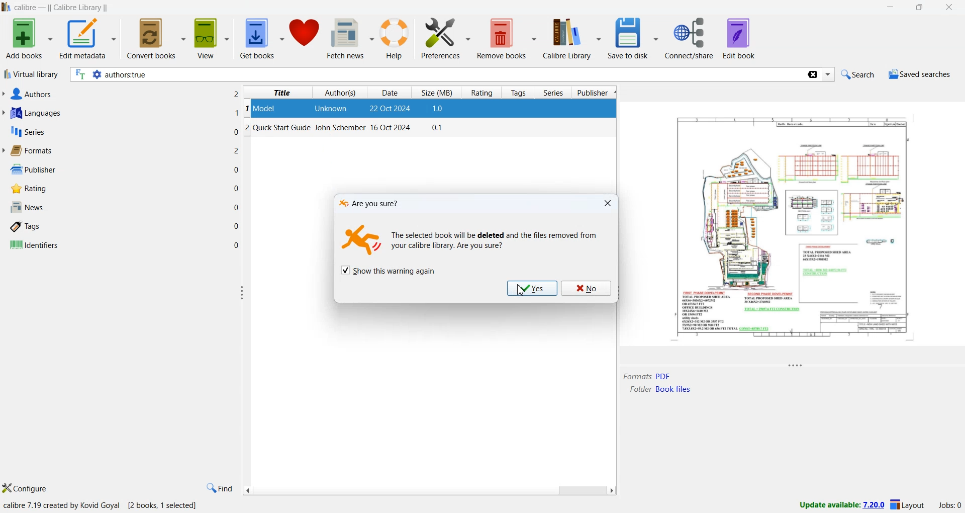 The height and width of the screenshot is (513, 965). What do you see at coordinates (165, 506) in the screenshot?
I see `2 books selected` at bounding box center [165, 506].